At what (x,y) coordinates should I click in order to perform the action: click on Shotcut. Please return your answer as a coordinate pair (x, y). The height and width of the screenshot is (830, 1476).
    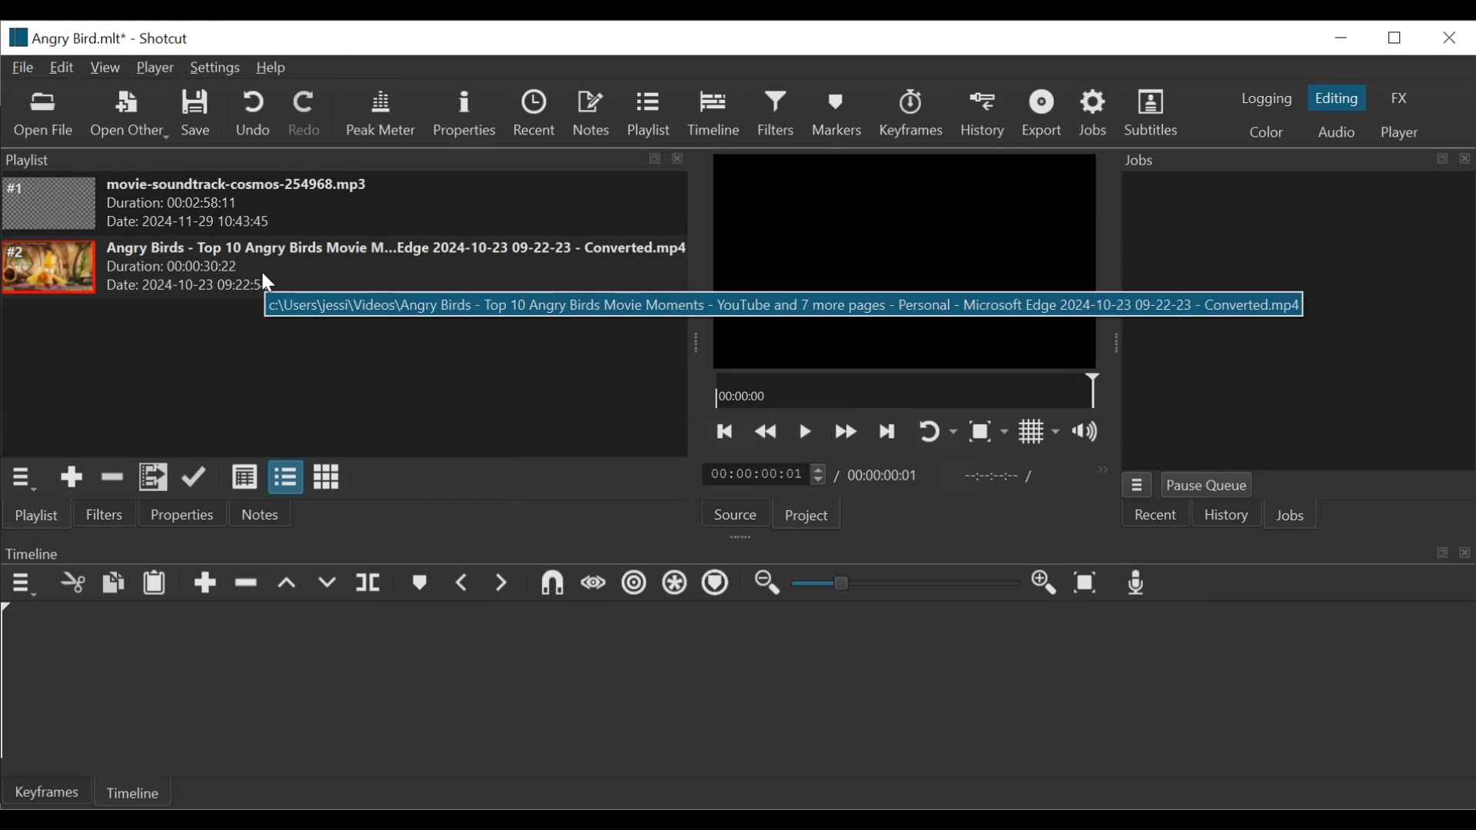
    Looking at the image, I should click on (167, 38).